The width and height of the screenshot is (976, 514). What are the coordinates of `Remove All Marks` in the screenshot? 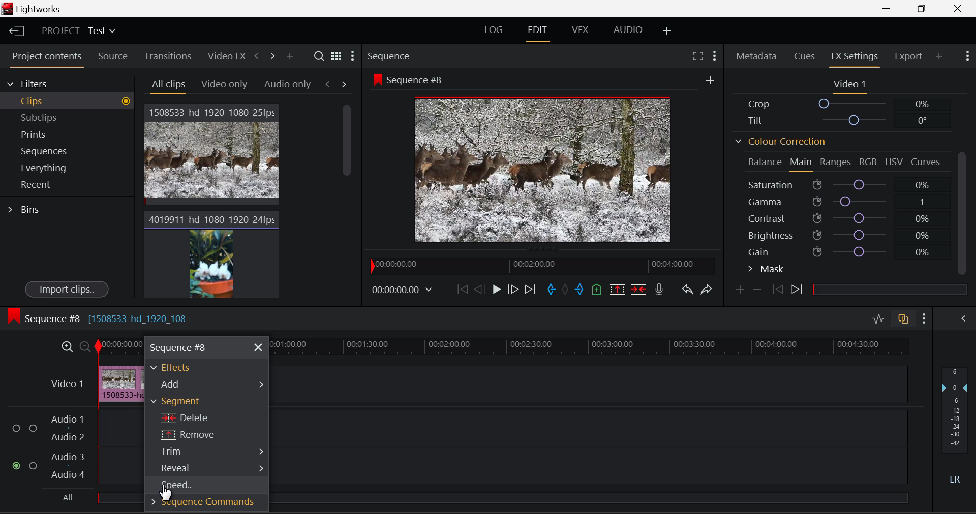 It's located at (566, 288).